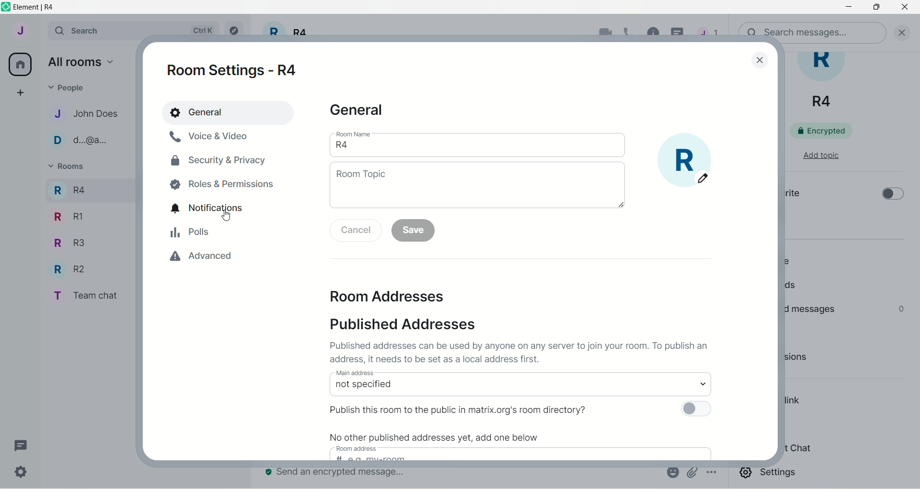  What do you see at coordinates (792, 195) in the screenshot?
I see `favourite` at bounding box center [792, 195].